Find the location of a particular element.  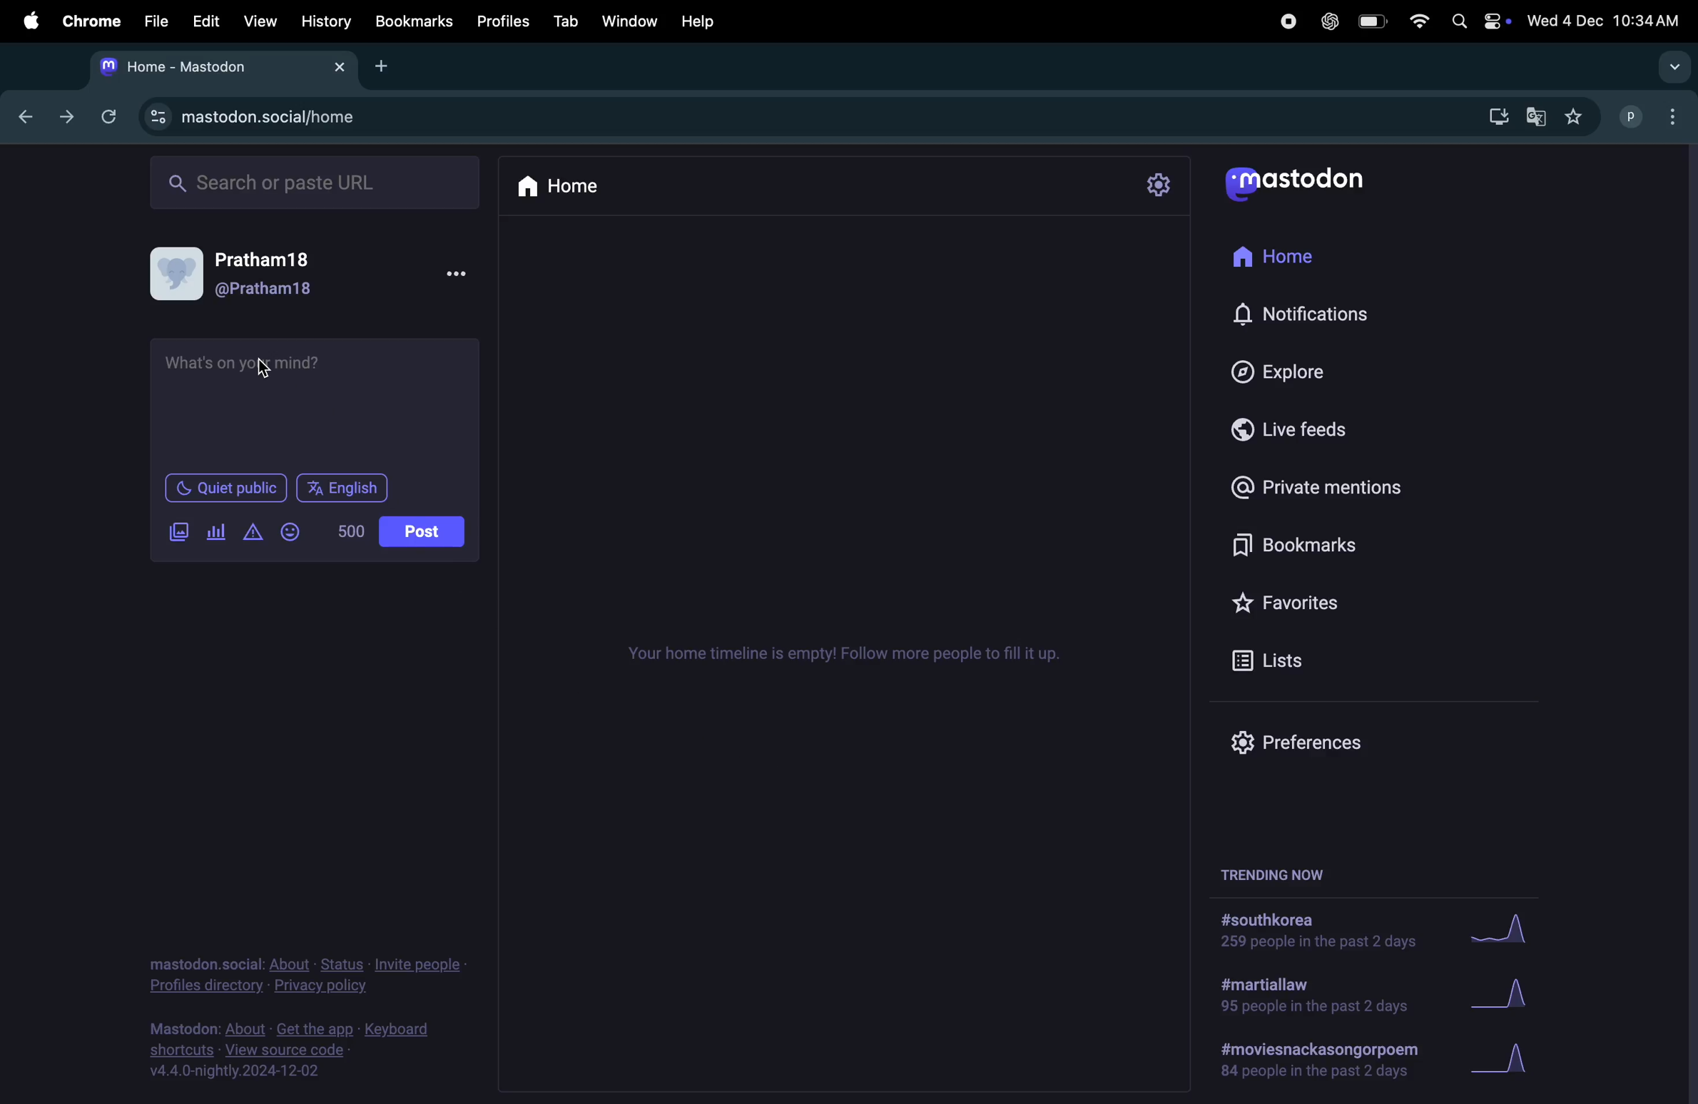

date and time is located at coordinates (1605, 18).